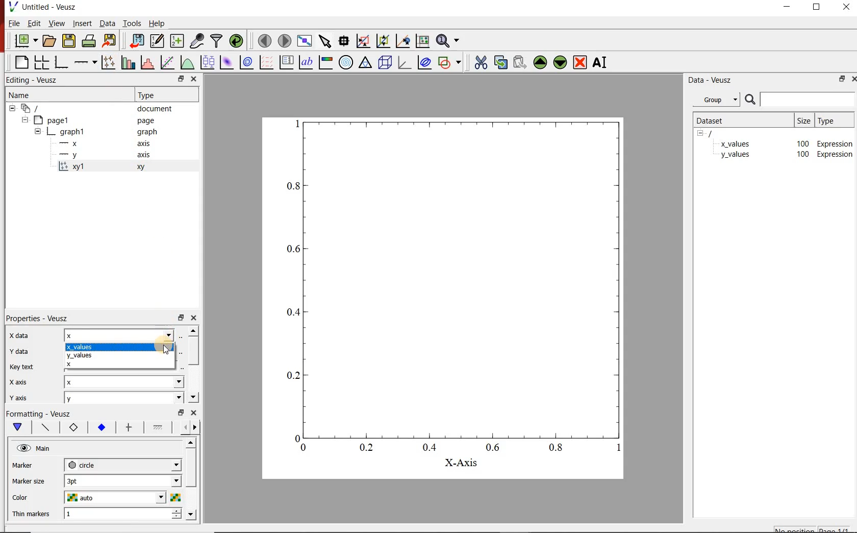 The image size is (857, 533). What do you see at coordinates (703, 134) in the screenshot?
I see `hide` at bounding box center [703, 134].